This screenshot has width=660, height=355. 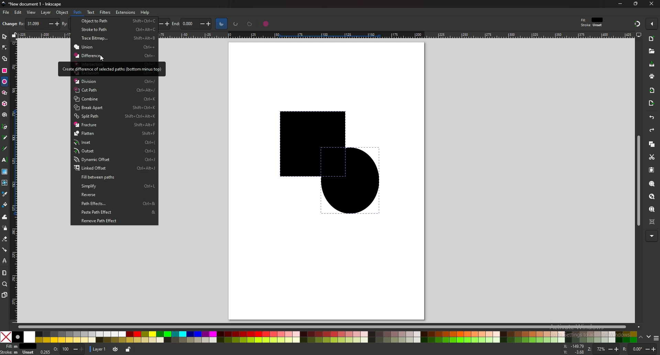 What do you see at coordinates (105, 12) in the screenshot?
I see `filters` at bounding box center [105, 12].